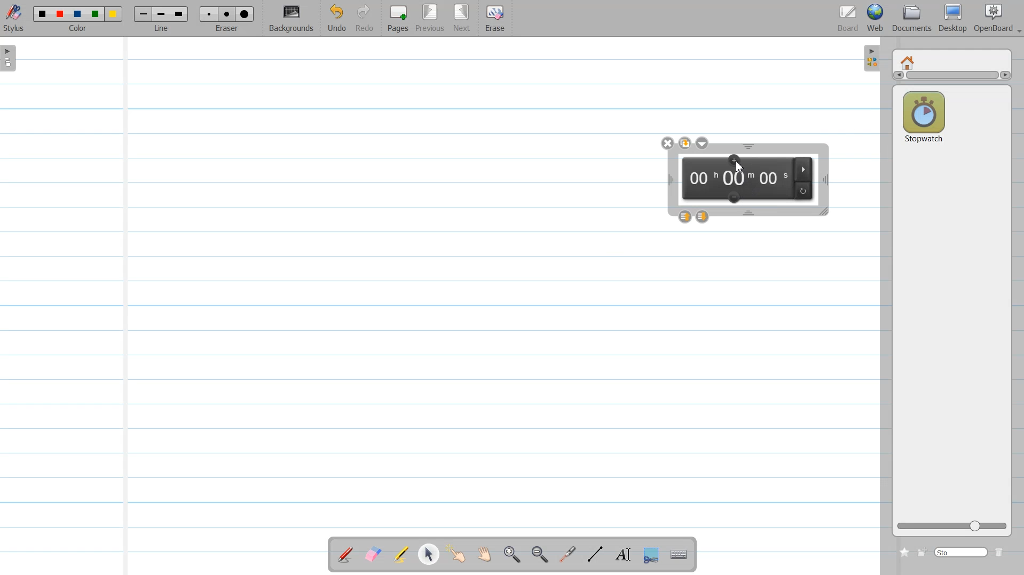  Describe the element at coordinates (513, 555) in the screenshot. I see `Zoom in` at that location.